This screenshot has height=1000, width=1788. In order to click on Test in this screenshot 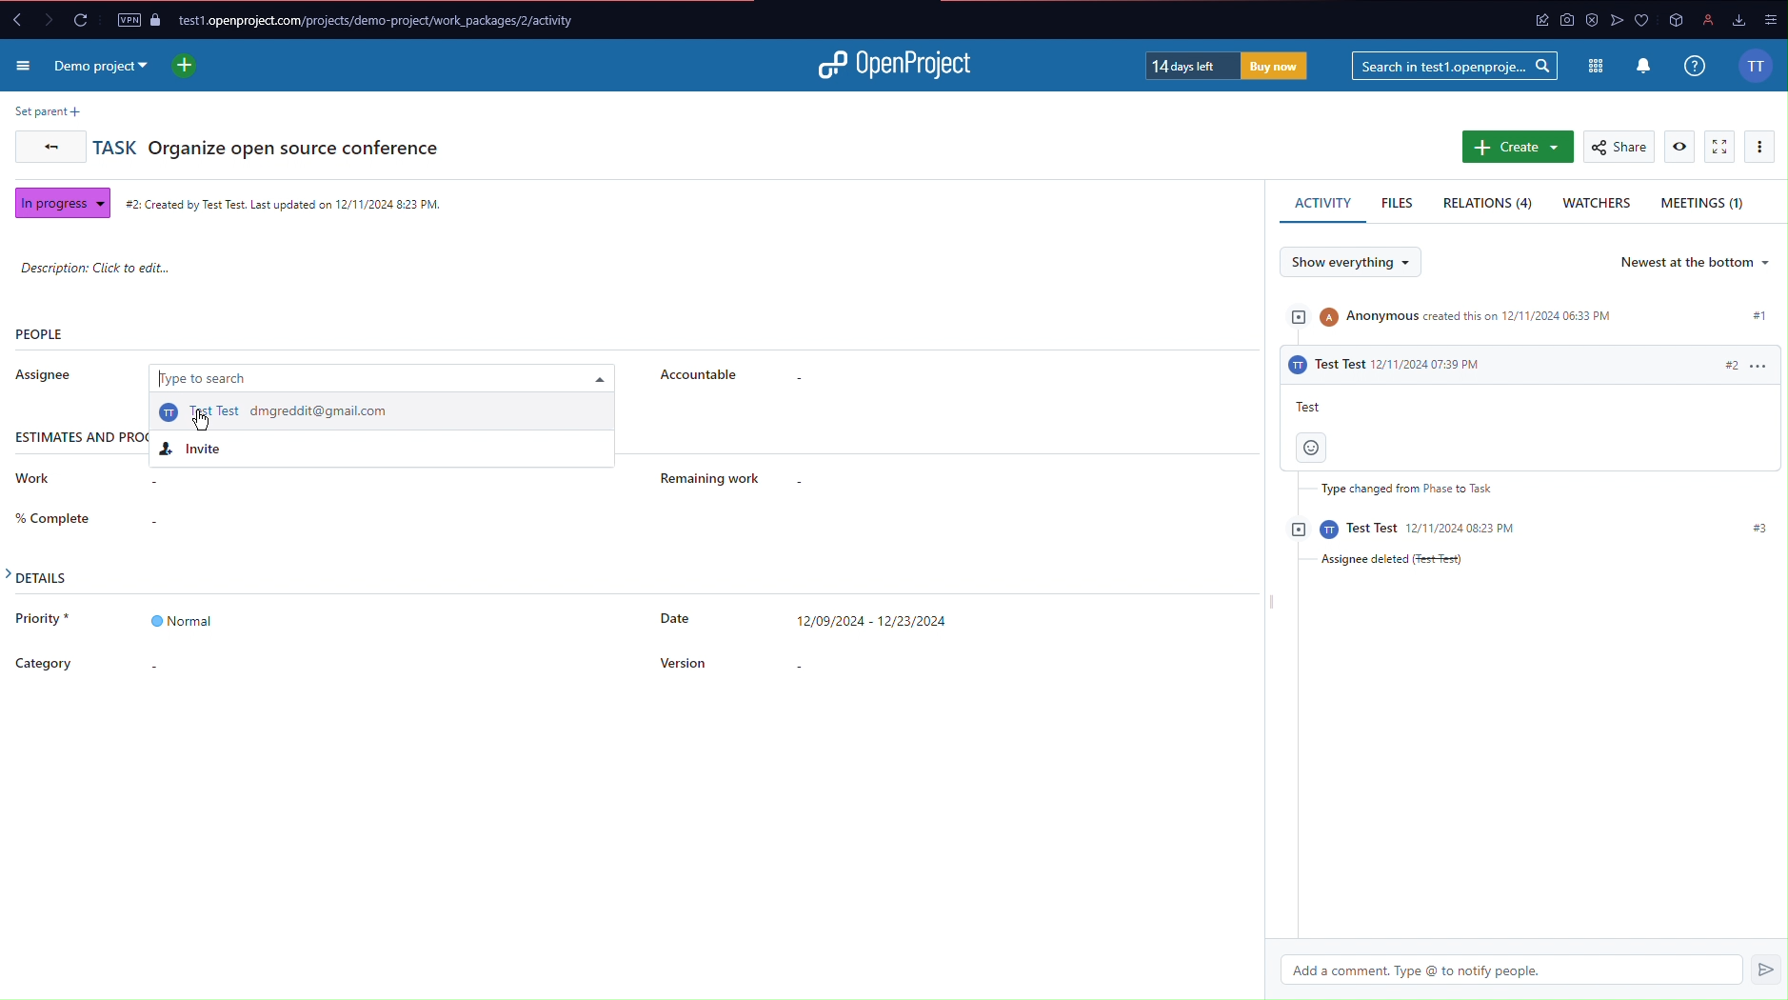, I will do `click(1310, 406)`.